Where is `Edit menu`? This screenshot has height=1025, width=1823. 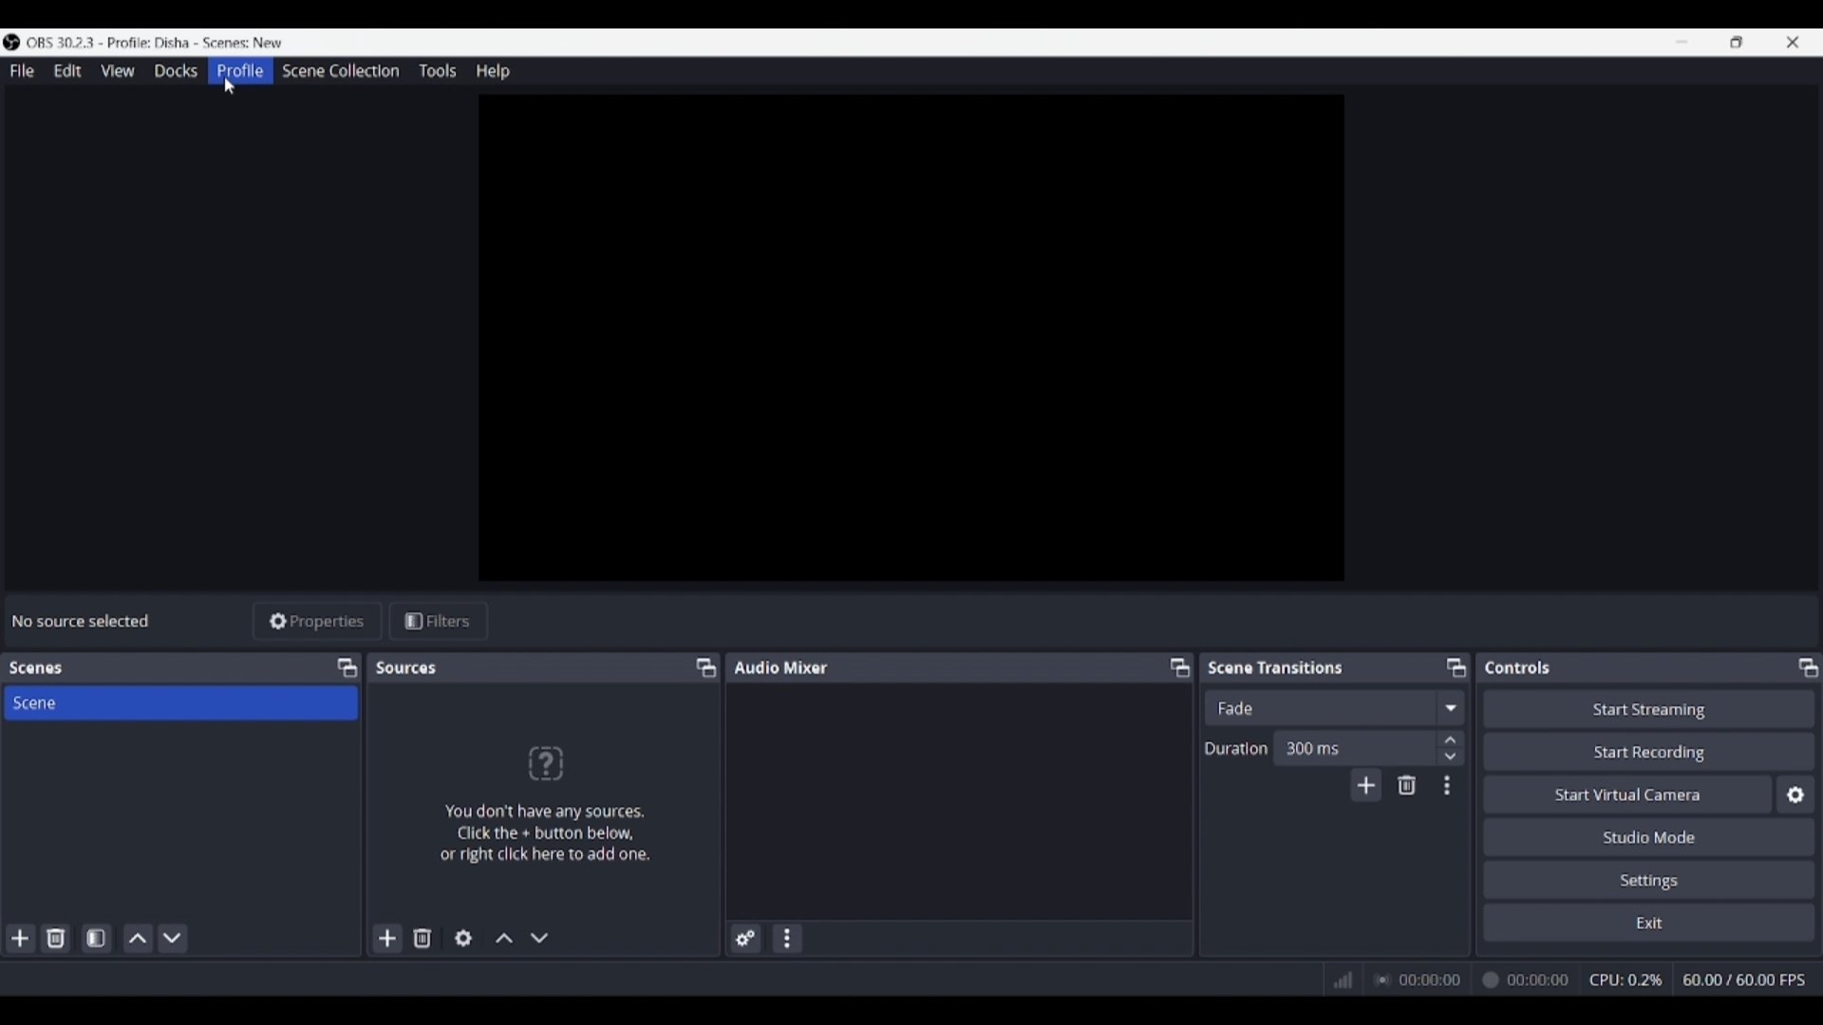 Edit menu is located at coordinates (66, 71).